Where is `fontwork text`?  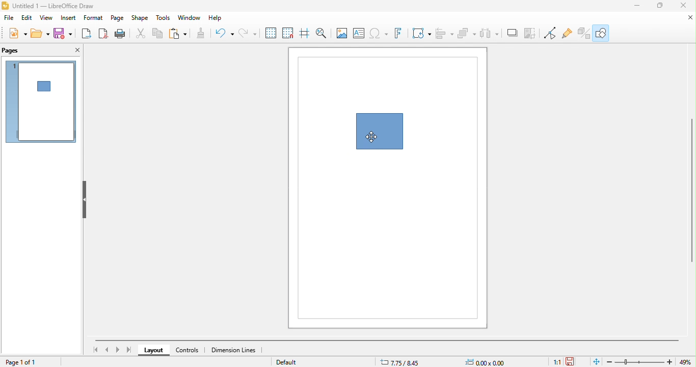
fontwork text is located at coordinates (400, 33).